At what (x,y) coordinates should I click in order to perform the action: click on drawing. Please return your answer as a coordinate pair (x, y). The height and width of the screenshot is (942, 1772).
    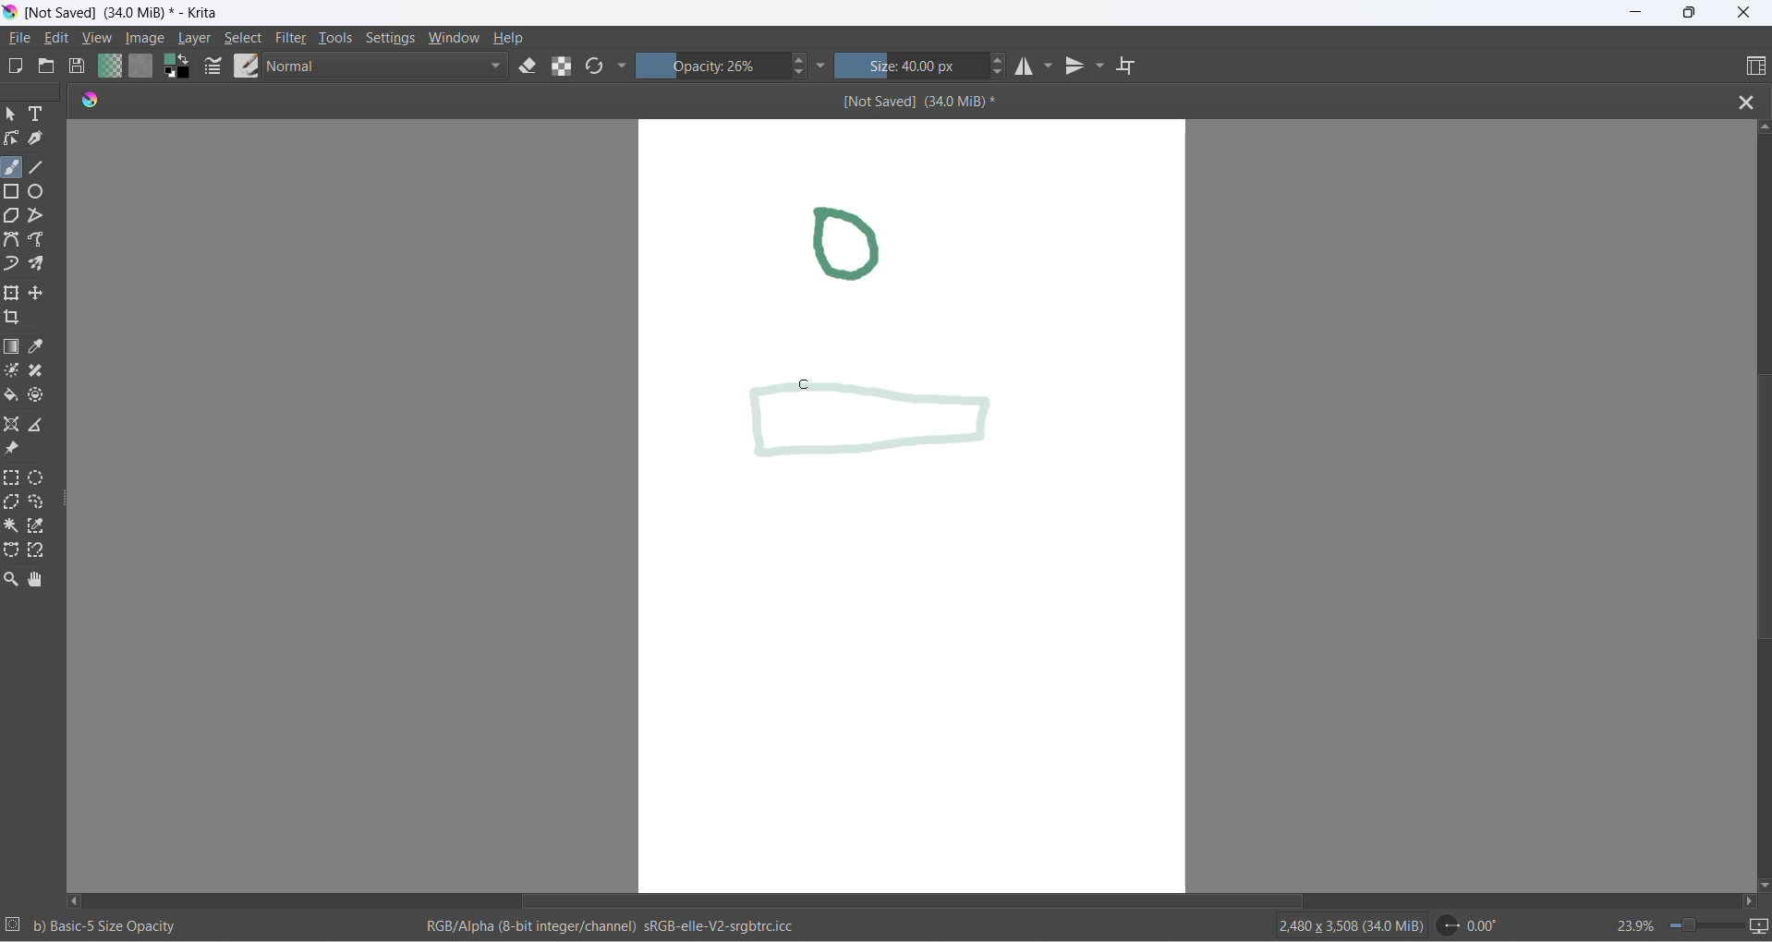
    Looking at the image, I should click on (865, 247).